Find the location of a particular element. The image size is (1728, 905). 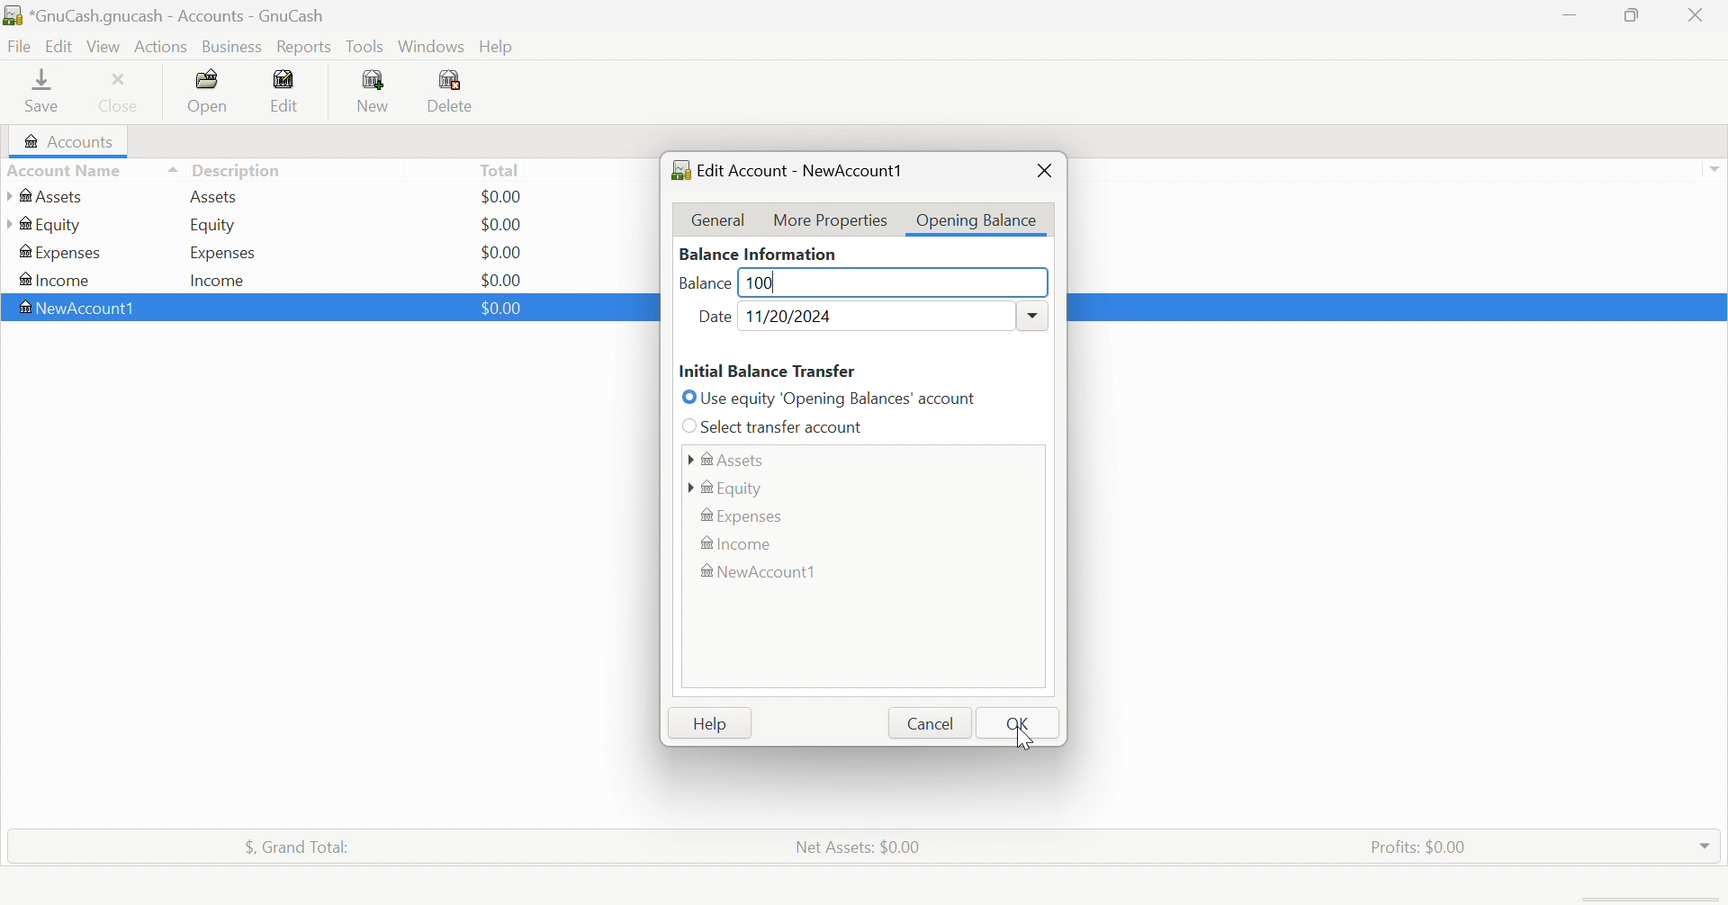

Assets is located at coordinates (49, 196).